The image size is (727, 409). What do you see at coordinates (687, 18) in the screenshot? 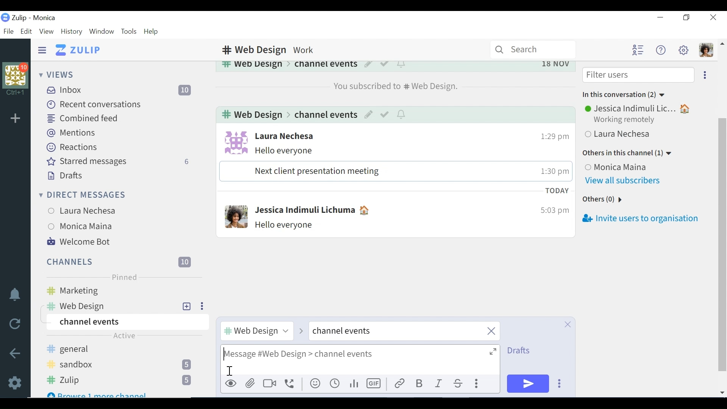
I see `Restore` at bounding box center [687, 18].